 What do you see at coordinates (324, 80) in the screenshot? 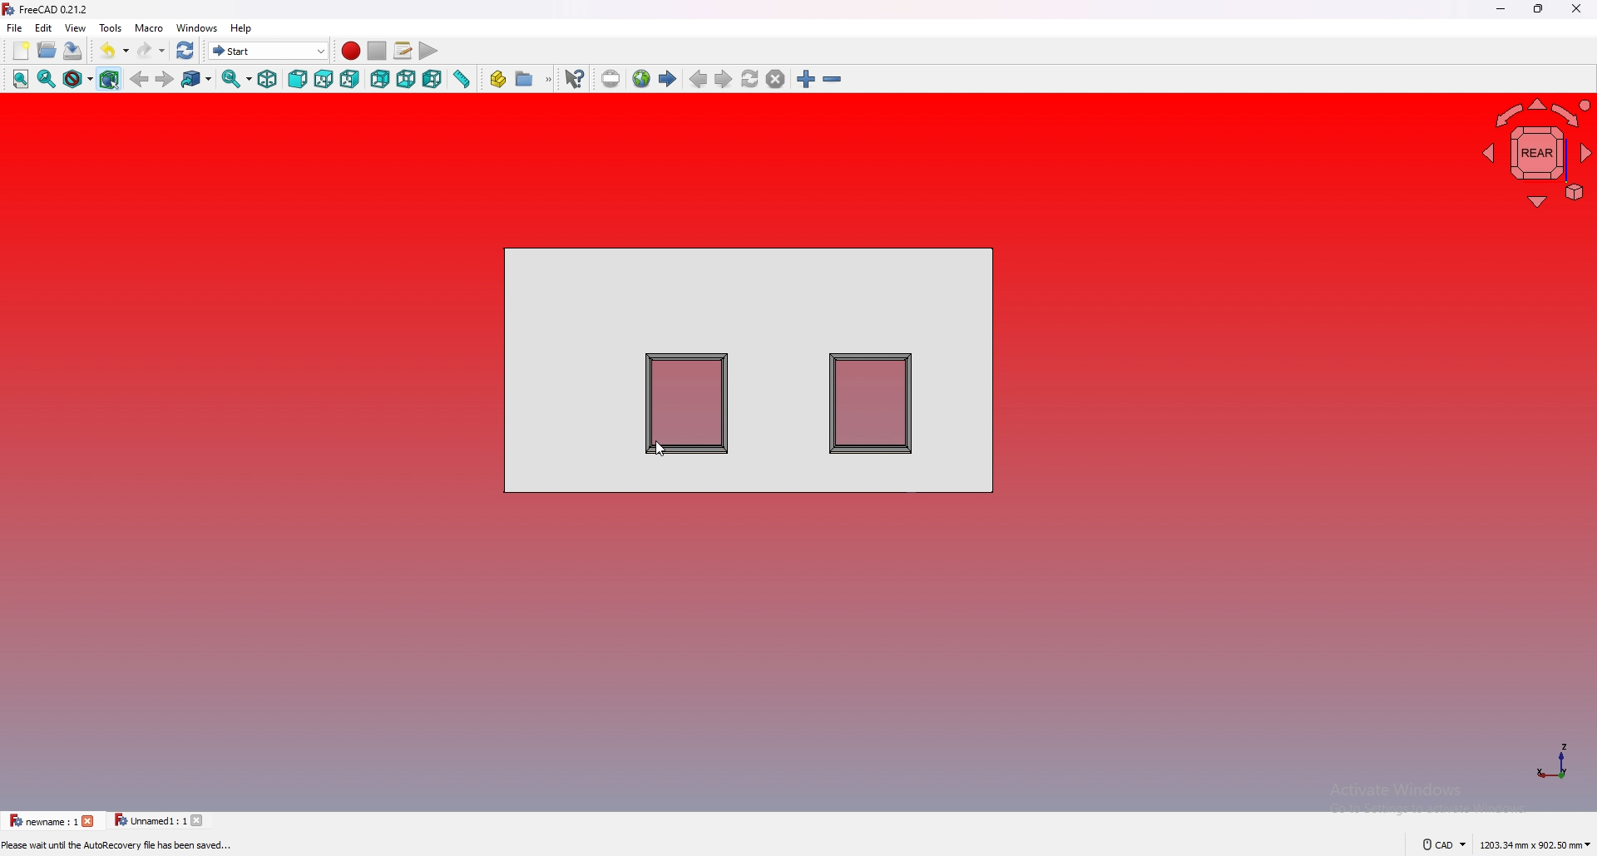
I see `top` at bounding box center [324, 80].